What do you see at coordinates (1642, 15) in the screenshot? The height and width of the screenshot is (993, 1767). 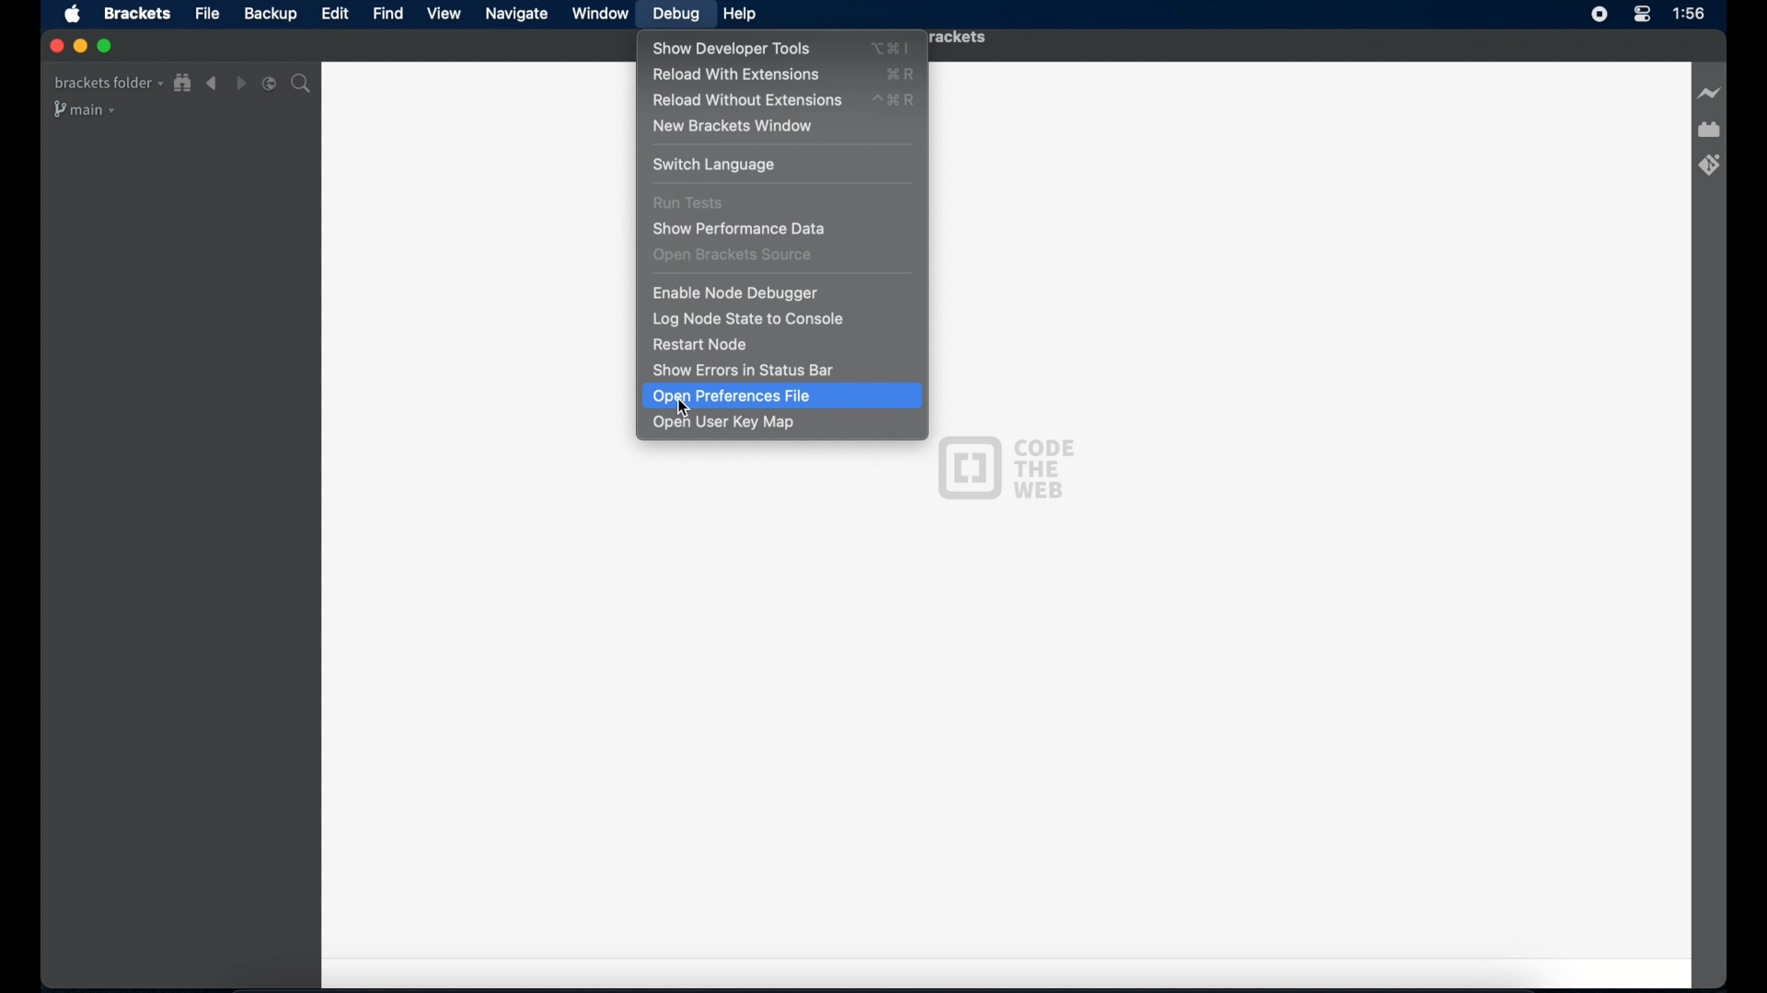 I see `control center` at bounding box center [1642, 15].